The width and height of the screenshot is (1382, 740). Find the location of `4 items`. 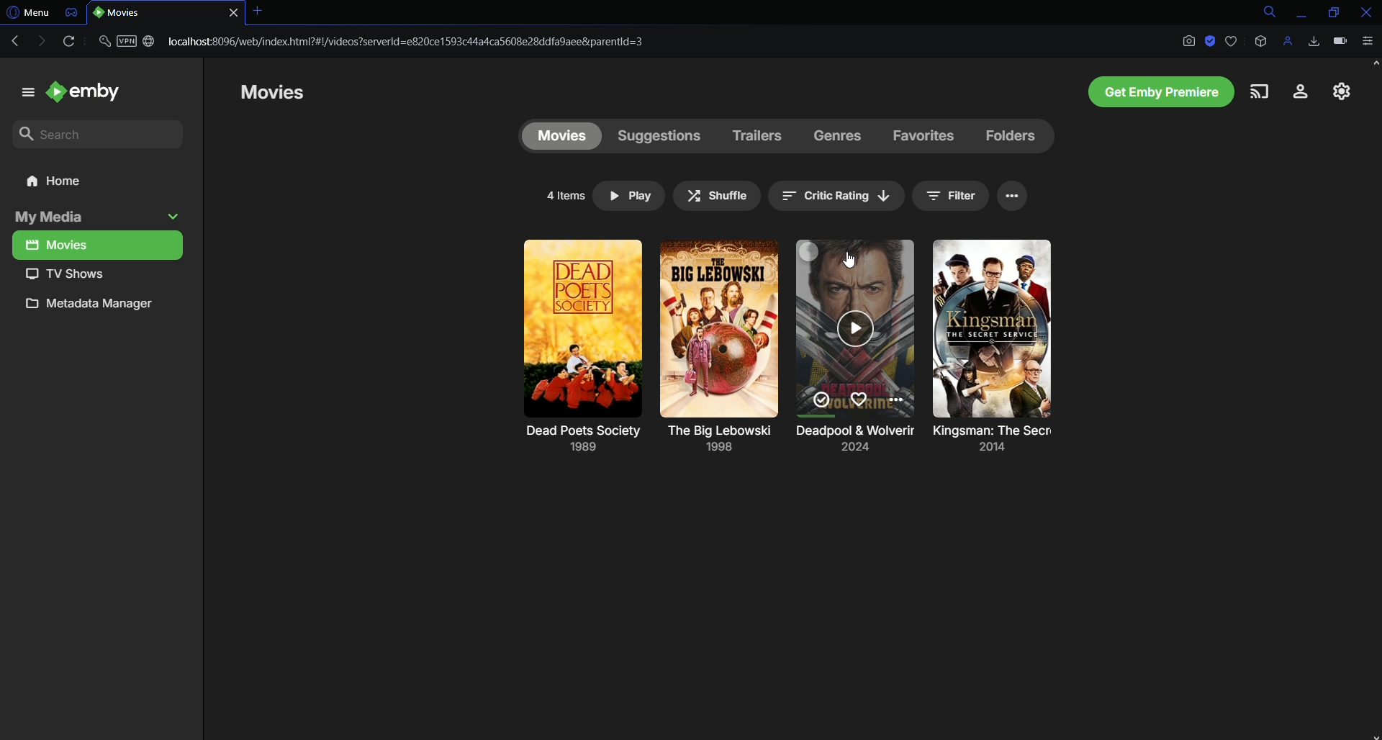

4 items is located at coordinates (568, 195).